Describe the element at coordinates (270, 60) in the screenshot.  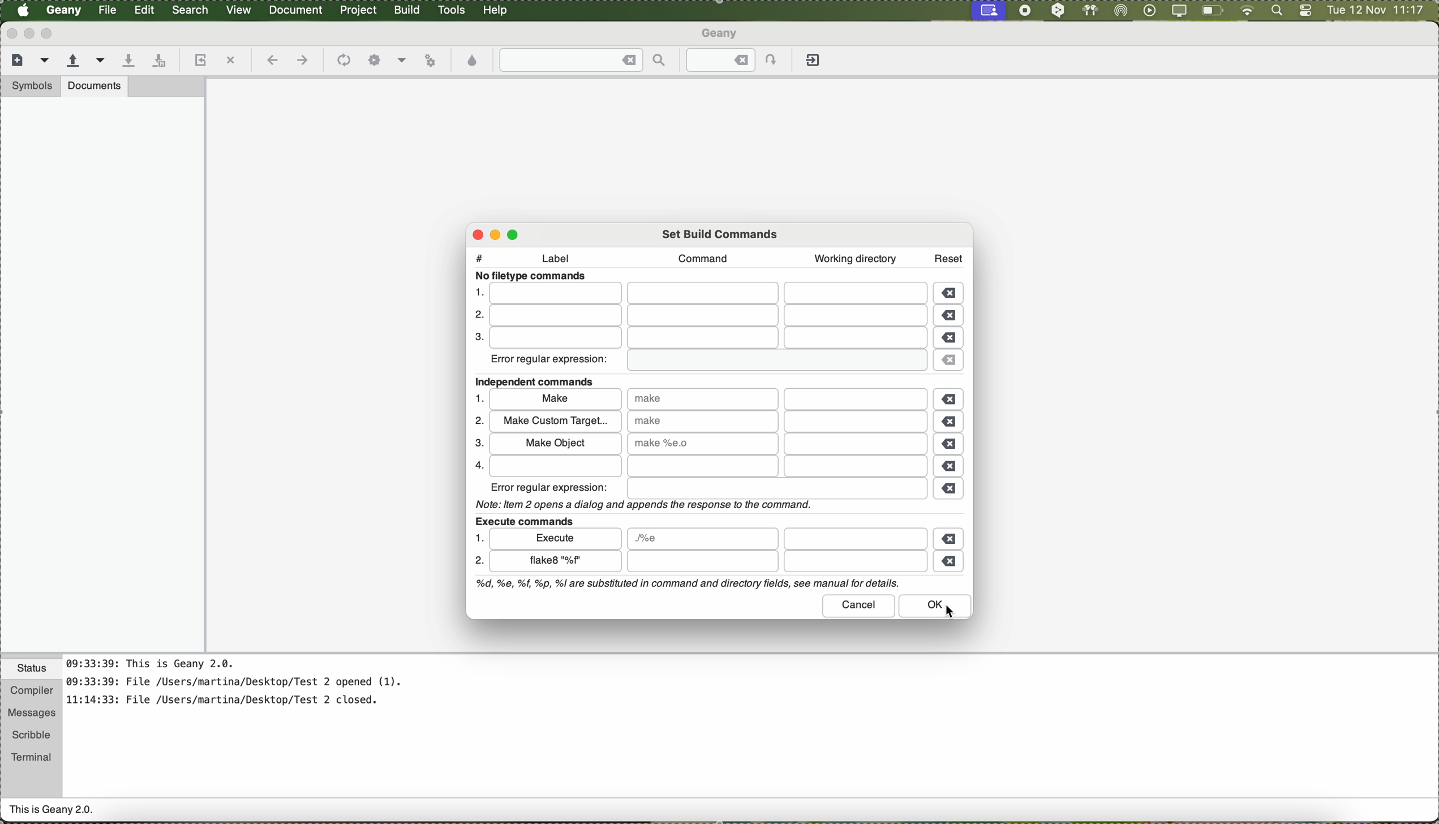
I see `navigate back a location` at that location.